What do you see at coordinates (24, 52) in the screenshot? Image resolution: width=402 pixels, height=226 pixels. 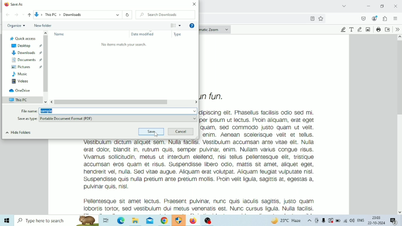 I see `Downloads` at bounding box center [24, 52].